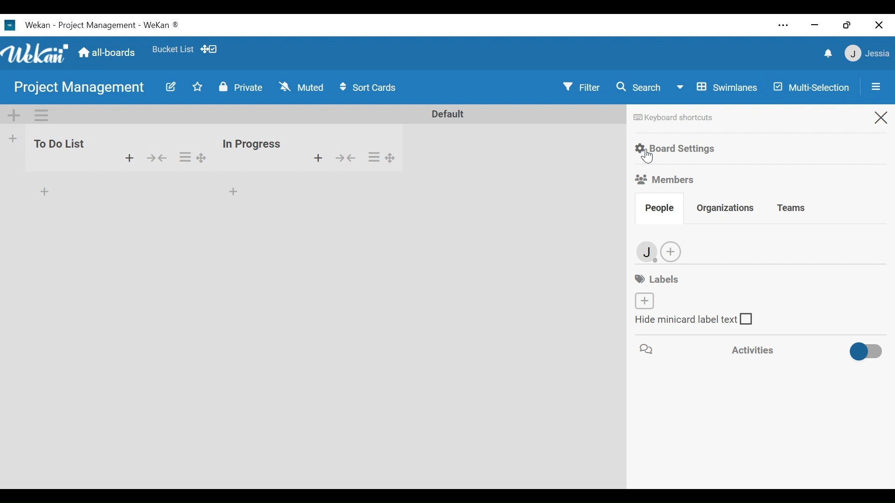 The image size is (895, 503). What do you see at coordinates (670, 251) in the screenshot?
I see `Add Member` at bounding box center [670, 251].